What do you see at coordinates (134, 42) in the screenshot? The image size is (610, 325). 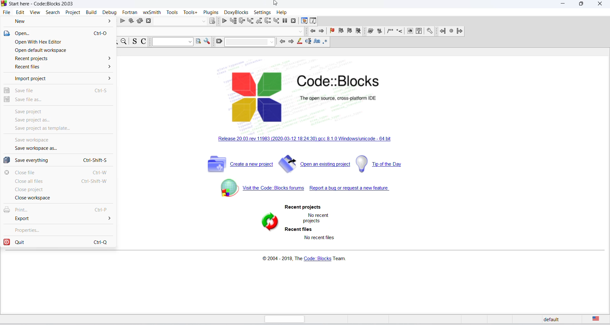 I see `toggle source` at bounding box center [134, 42].